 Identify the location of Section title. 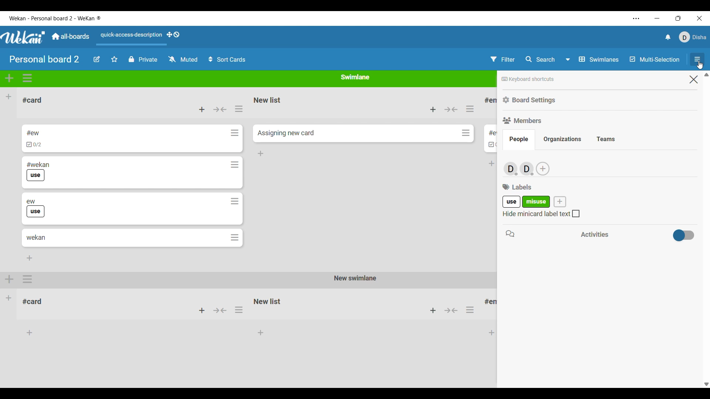
(595, 234).